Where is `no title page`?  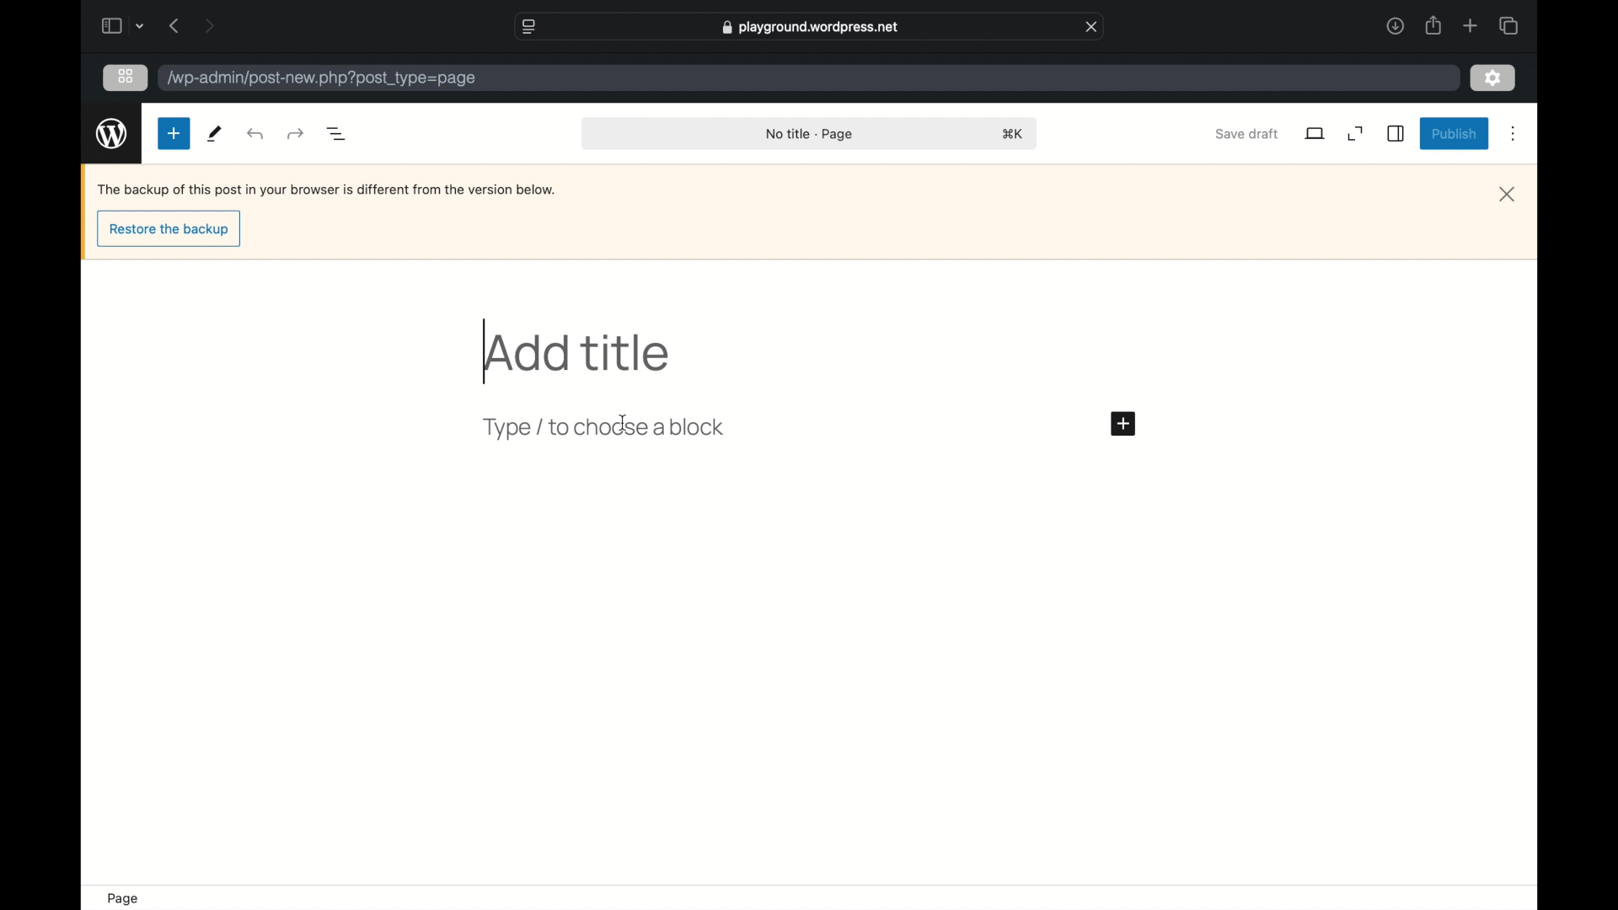
no title page is located at coordinates (811, 133).